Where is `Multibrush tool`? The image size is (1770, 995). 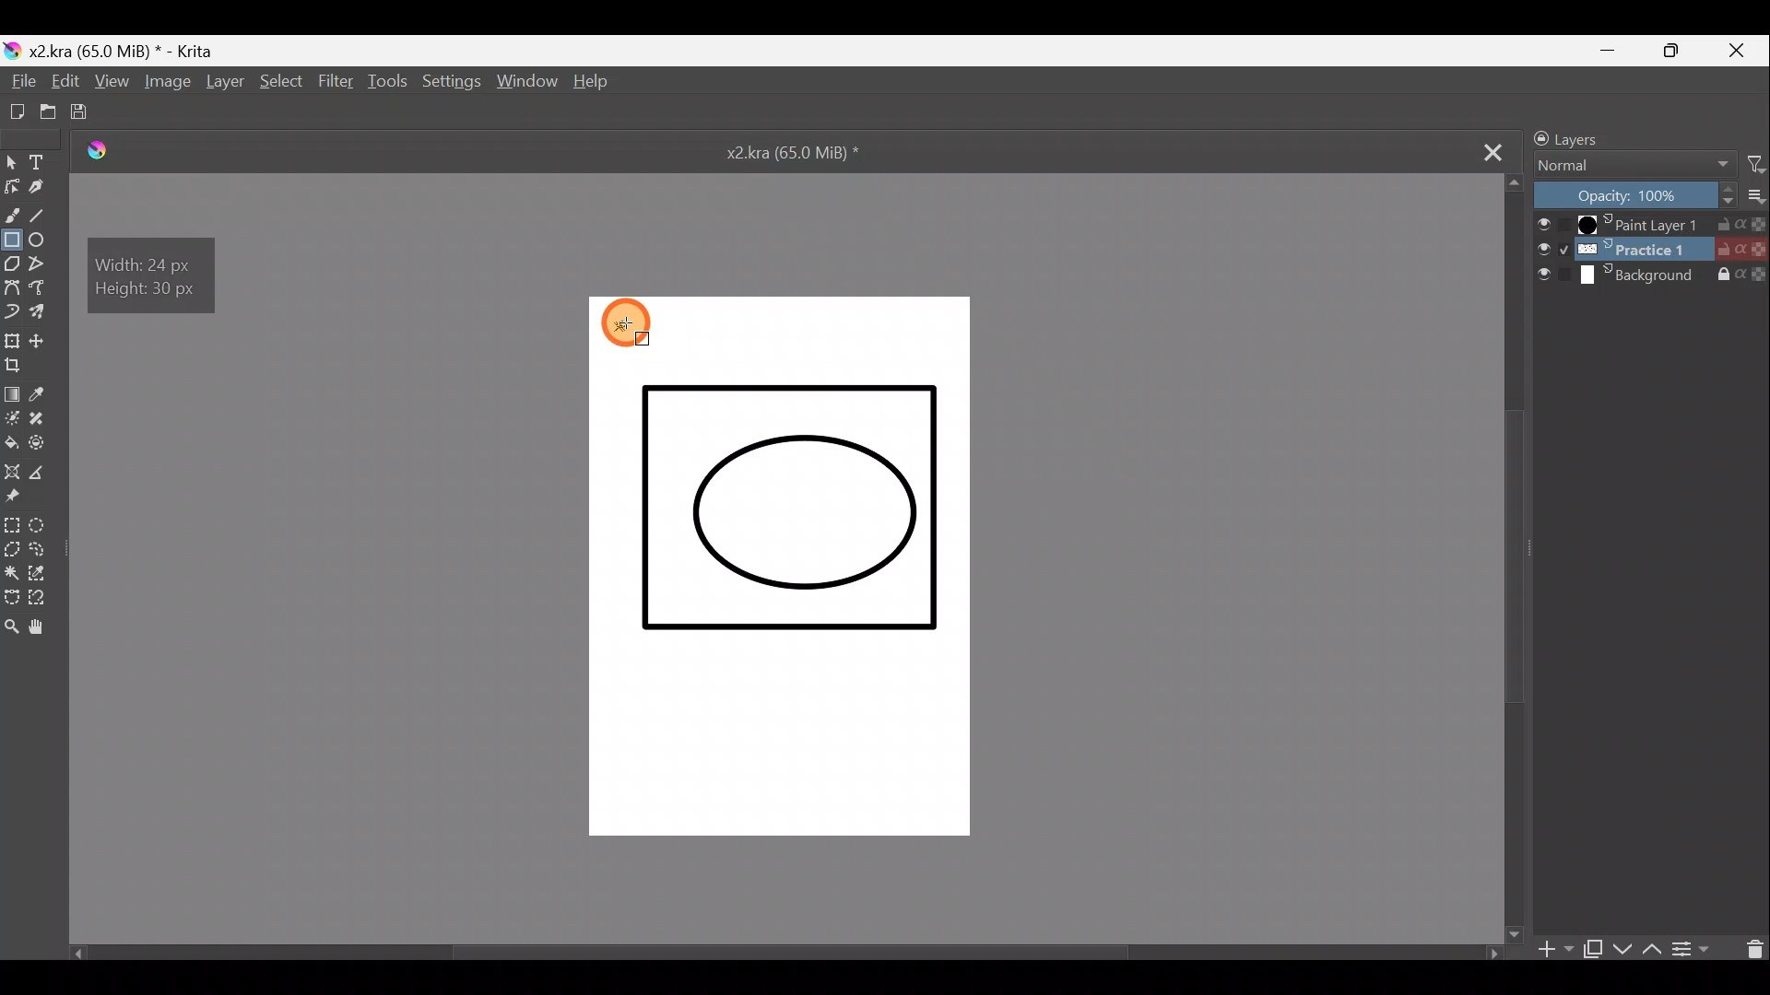
Multibrush tool is located at coordinates (45, 312).